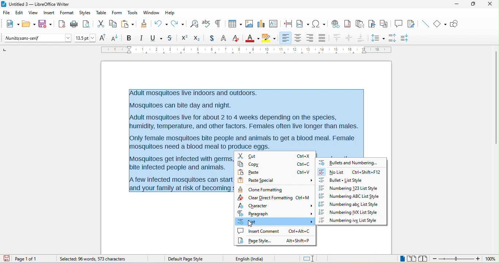 This screenshot has height=263, width=499. Describe the element at coordinates (114, 24) in the screenshot. I see `copy` at that location.